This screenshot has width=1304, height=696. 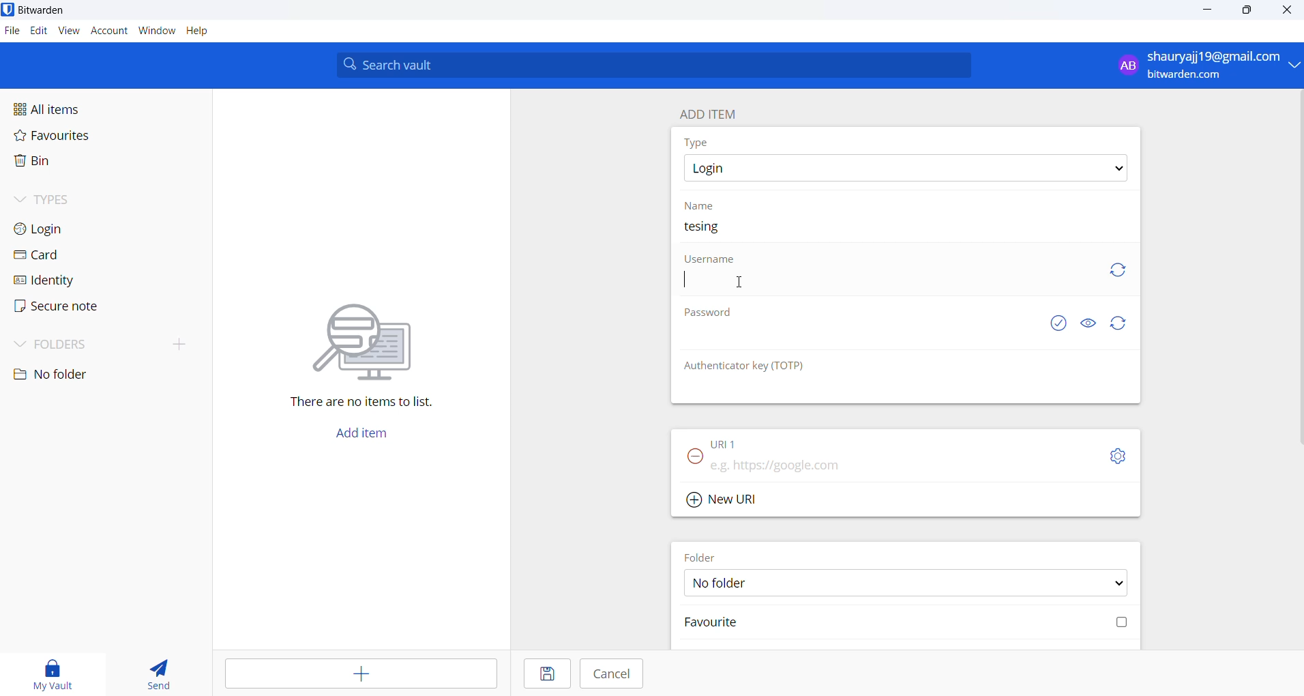 I want to click on Mark folder favorite checkbox, so click(x=904, y=624).